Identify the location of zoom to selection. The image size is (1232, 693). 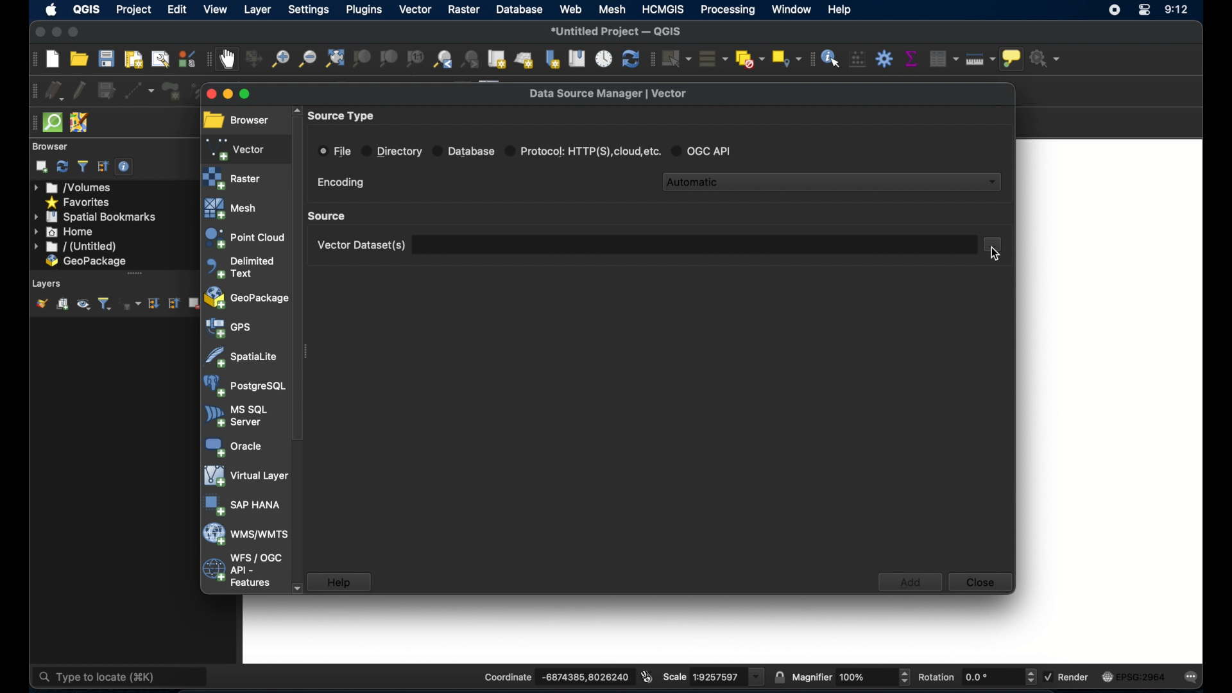
(361, 60).